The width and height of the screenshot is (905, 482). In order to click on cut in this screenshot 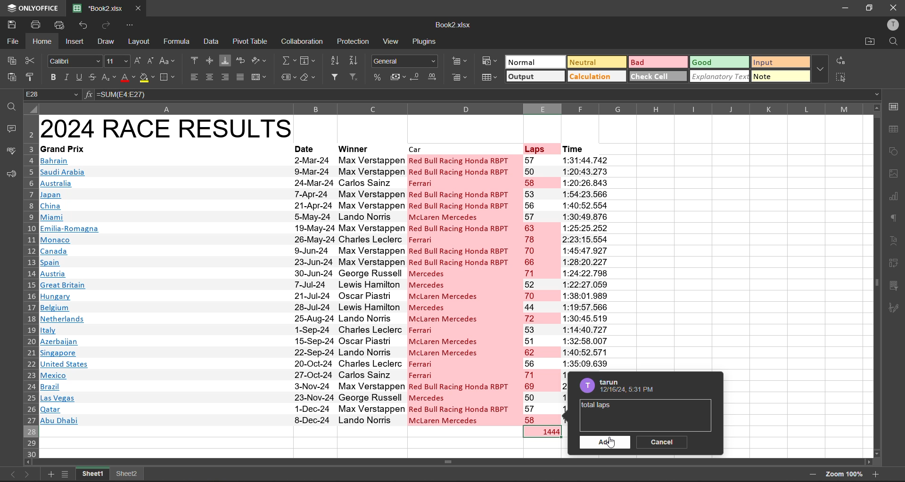, I will do `click(31, 60)`.